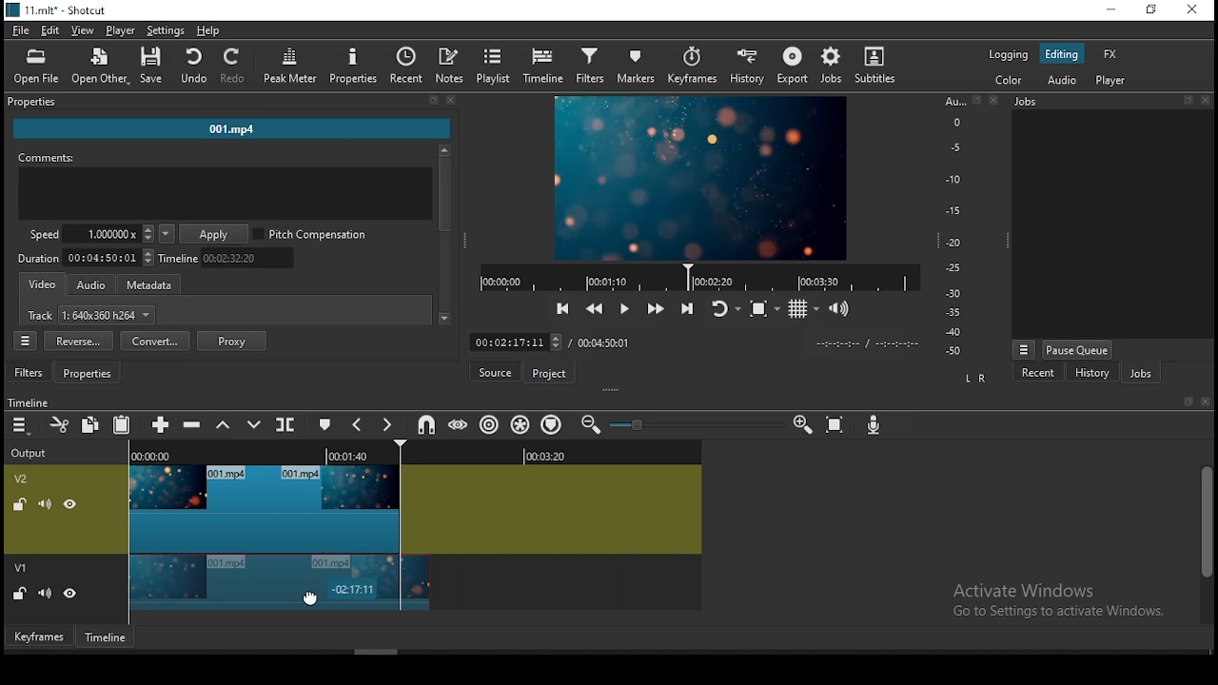 The image size is (1218, 685). I want to click on properties, so click(229, 103).